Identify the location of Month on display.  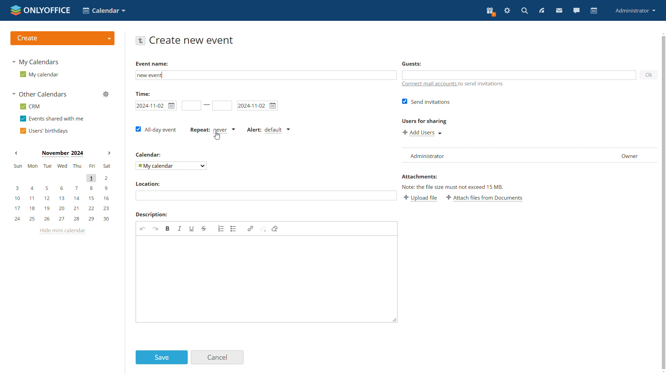
(62, 154).